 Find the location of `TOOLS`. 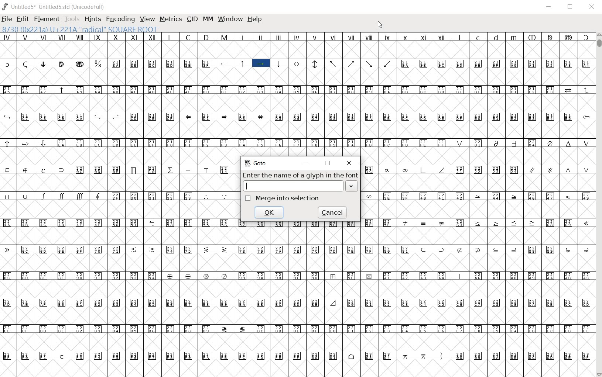

TOOLS is located at coordinates (71, 18).